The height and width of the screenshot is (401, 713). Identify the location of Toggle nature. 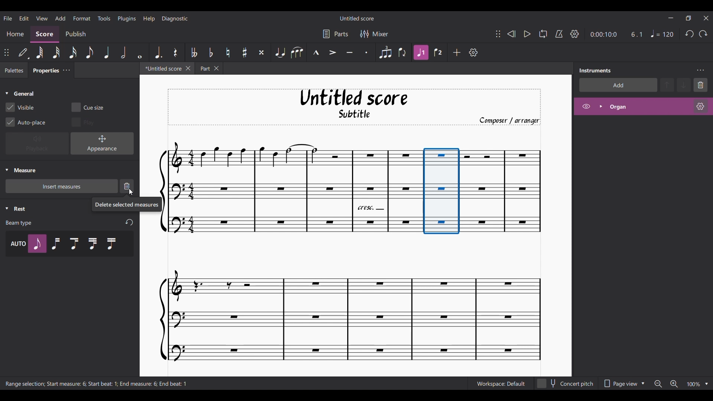
(227, 52).